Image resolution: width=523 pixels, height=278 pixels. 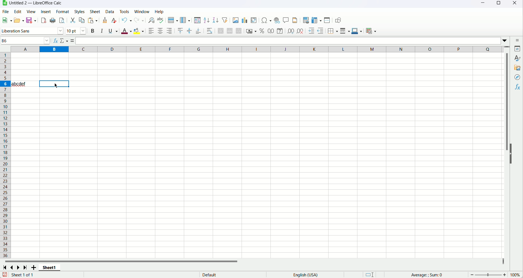 I want to click on zoom in, so click(x=504, y=275).